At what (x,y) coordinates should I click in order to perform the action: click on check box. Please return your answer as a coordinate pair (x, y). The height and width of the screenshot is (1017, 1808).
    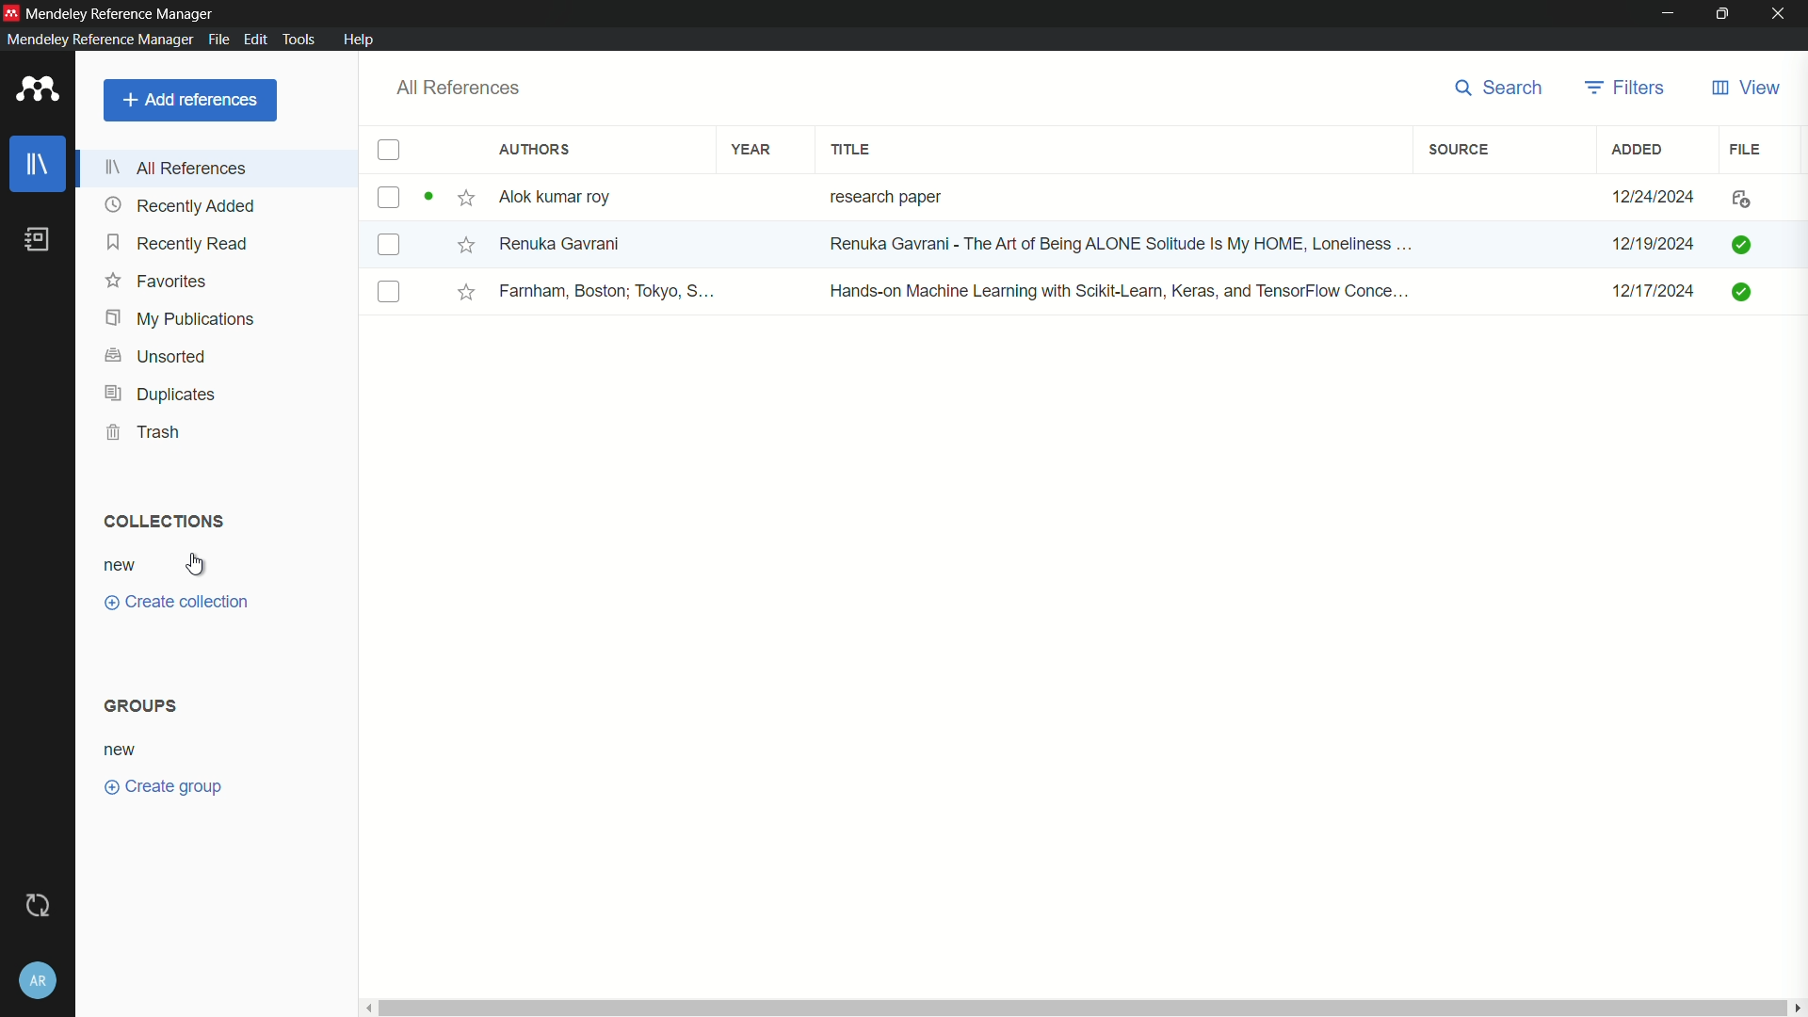
    Looking at the image, I should click on (391, 151).